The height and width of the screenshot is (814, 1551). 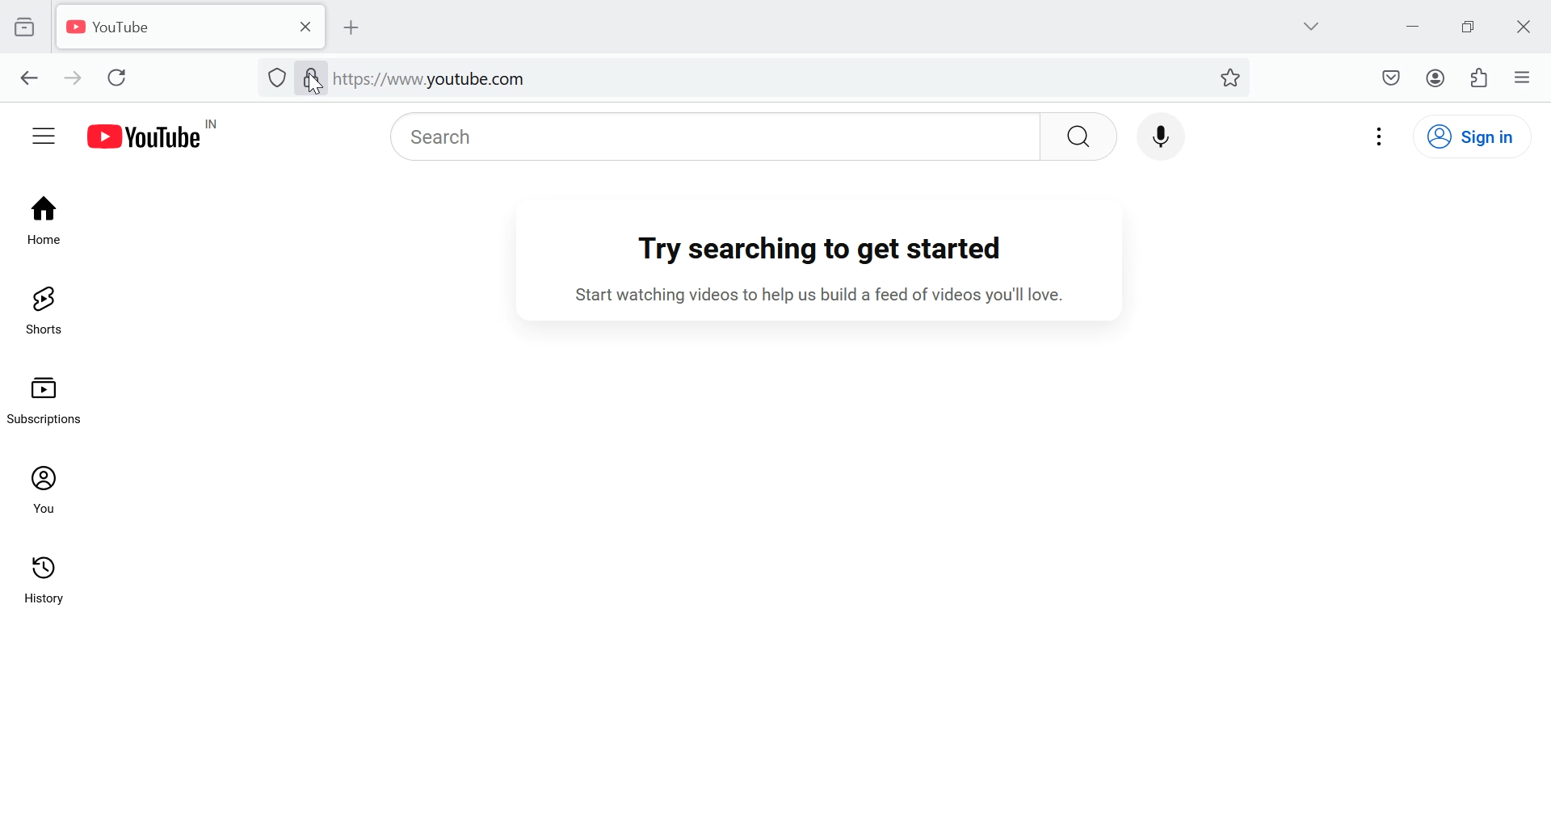 I want to click on https://www.youtube.com/, so click(x=432, y=79).